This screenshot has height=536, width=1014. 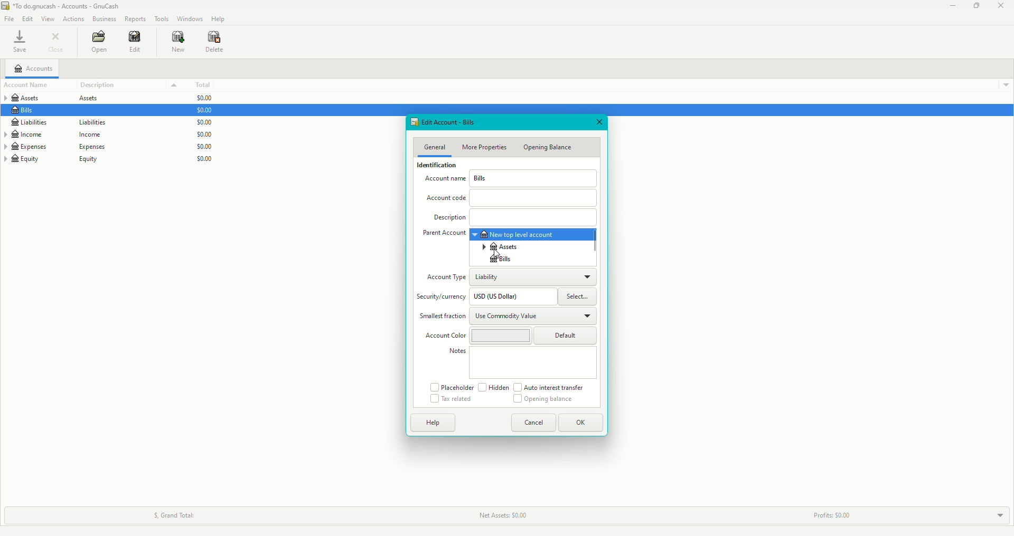 What do you see at coordinates (450, 387) in the screenshot?
I see `Placeholder` at bounding box center [450, 387].